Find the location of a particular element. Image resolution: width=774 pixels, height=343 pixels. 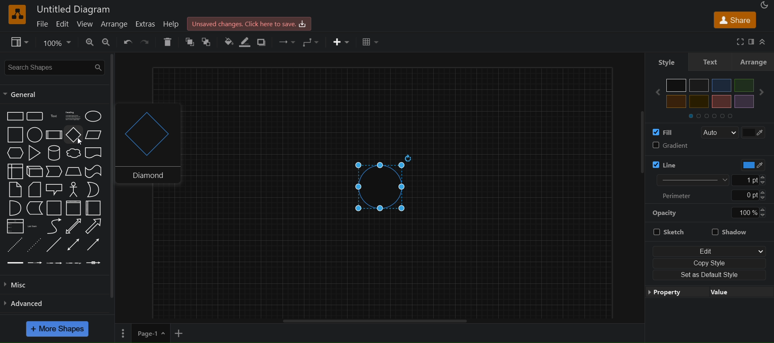

auto is located at coordinates (719, 133).